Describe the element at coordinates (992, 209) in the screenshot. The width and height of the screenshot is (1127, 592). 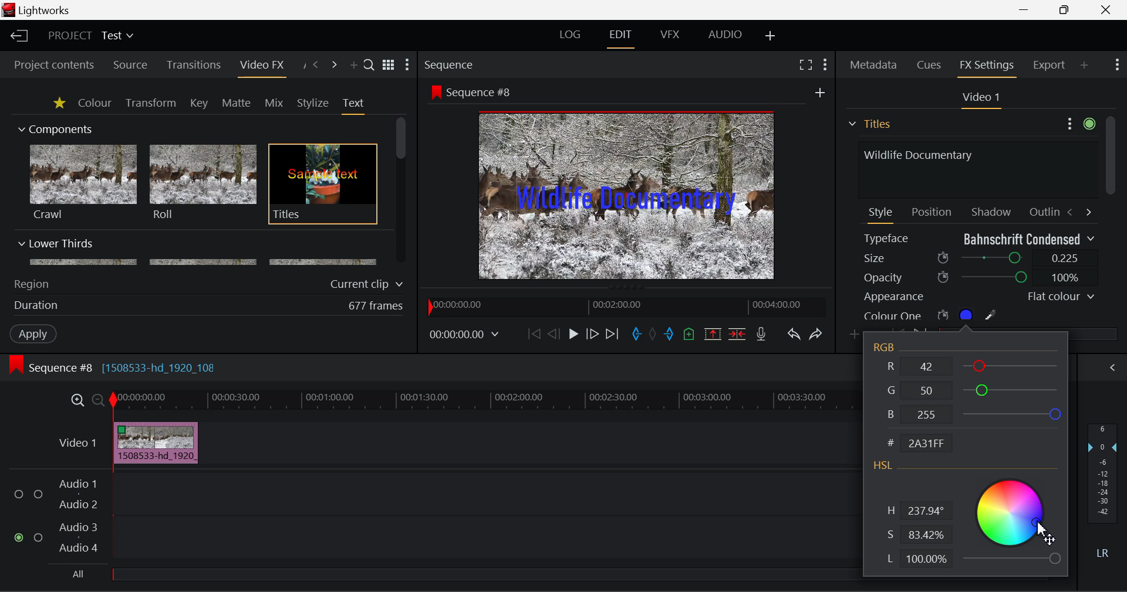
I see `Shadow` at that location.